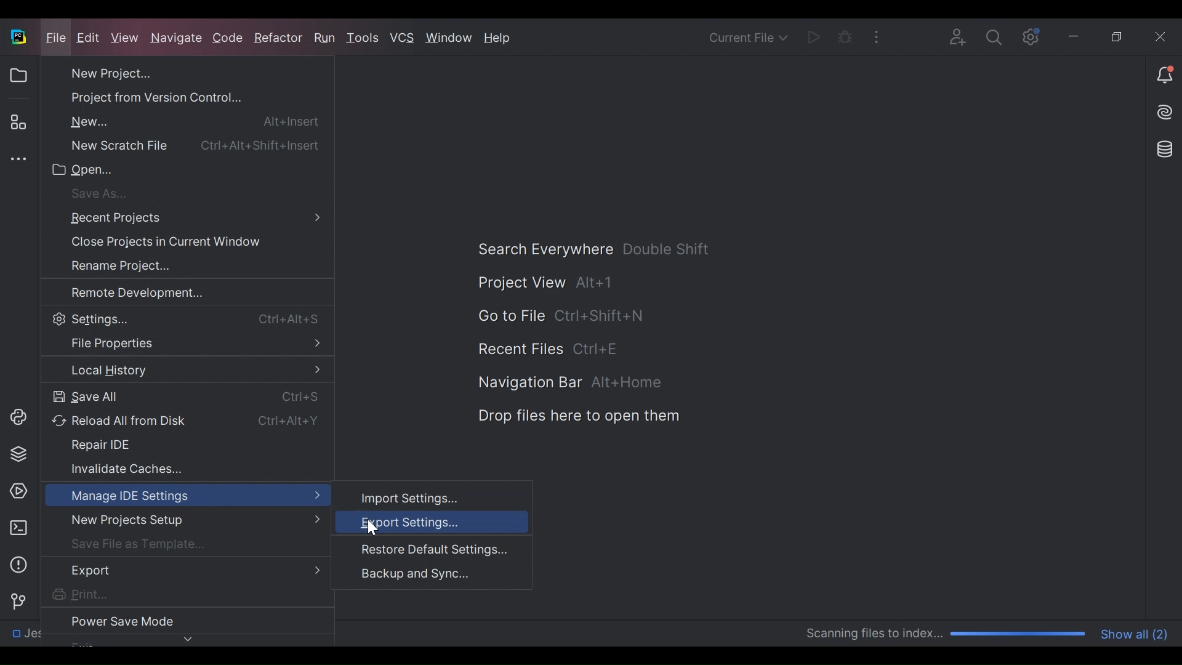  What do you see at coordinates (15, 528) in the screenshot?
I see `Terminal` at bounding box center [15, 528].